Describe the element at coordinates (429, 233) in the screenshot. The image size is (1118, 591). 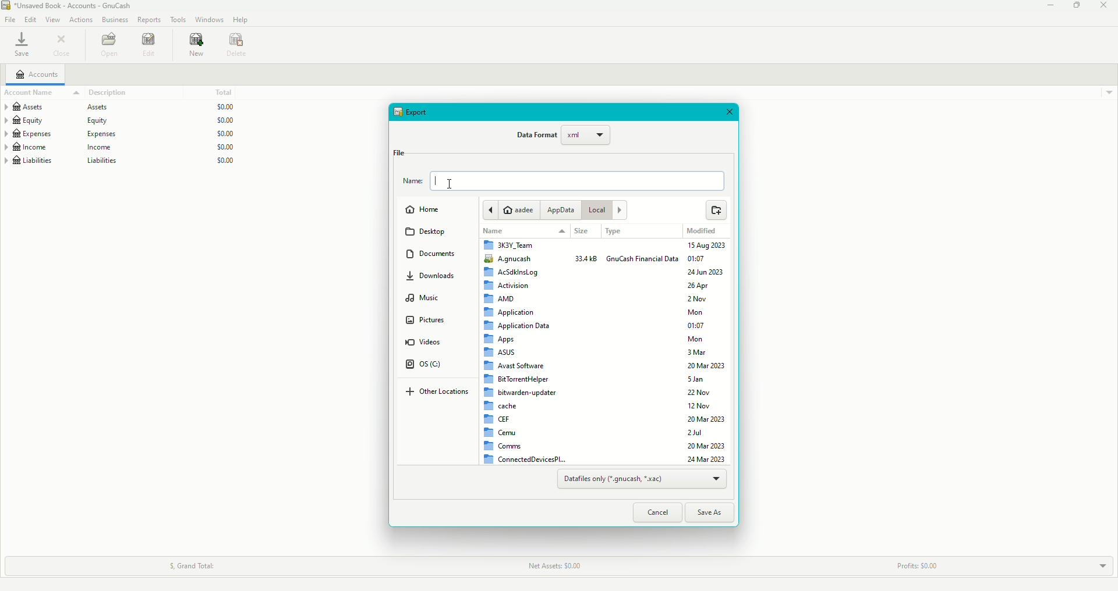
I see `Desktop` at that location.